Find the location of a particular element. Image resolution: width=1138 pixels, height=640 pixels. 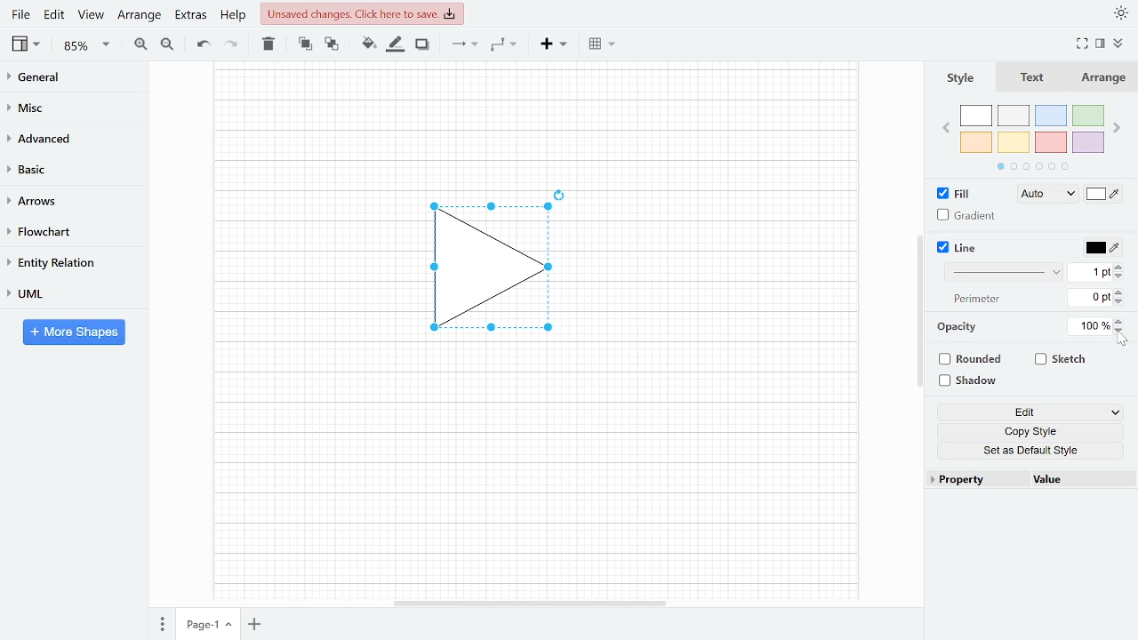

More shapes is located at coordinates (74, 332).